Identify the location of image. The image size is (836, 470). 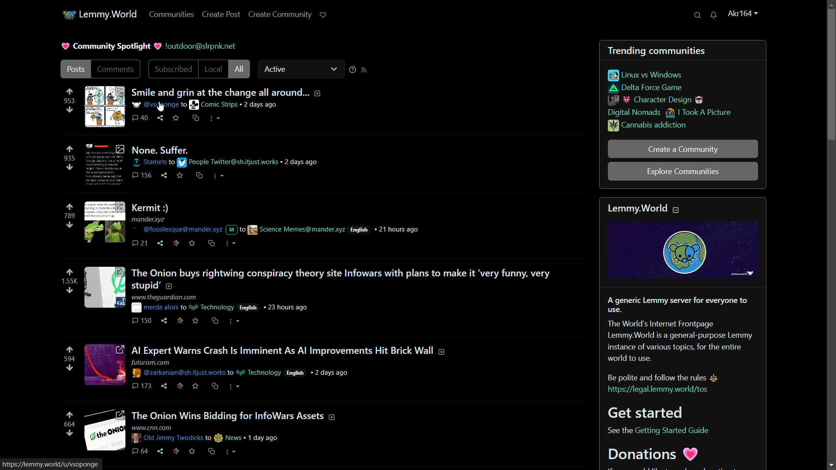
(106, 365).